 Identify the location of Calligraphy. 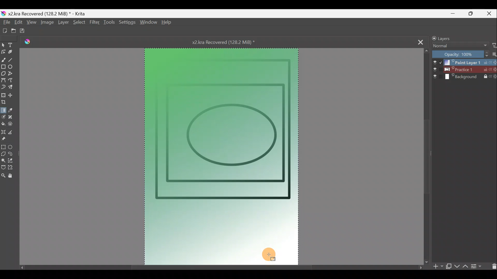
(10, 53).